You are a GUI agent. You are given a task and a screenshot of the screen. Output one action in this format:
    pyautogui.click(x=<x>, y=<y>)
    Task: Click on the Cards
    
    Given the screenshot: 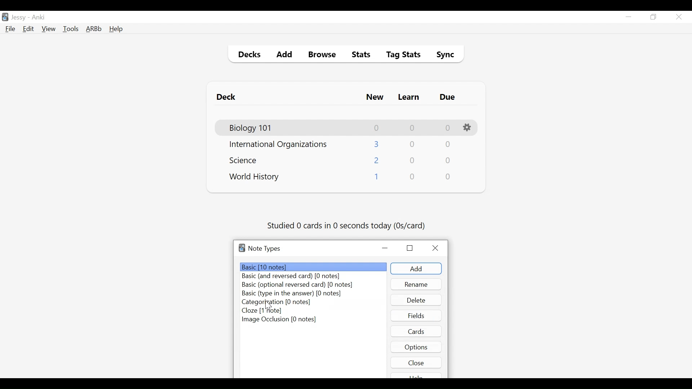 What is the action you would take?
    pyautogui.click(x=417, y=331)
    